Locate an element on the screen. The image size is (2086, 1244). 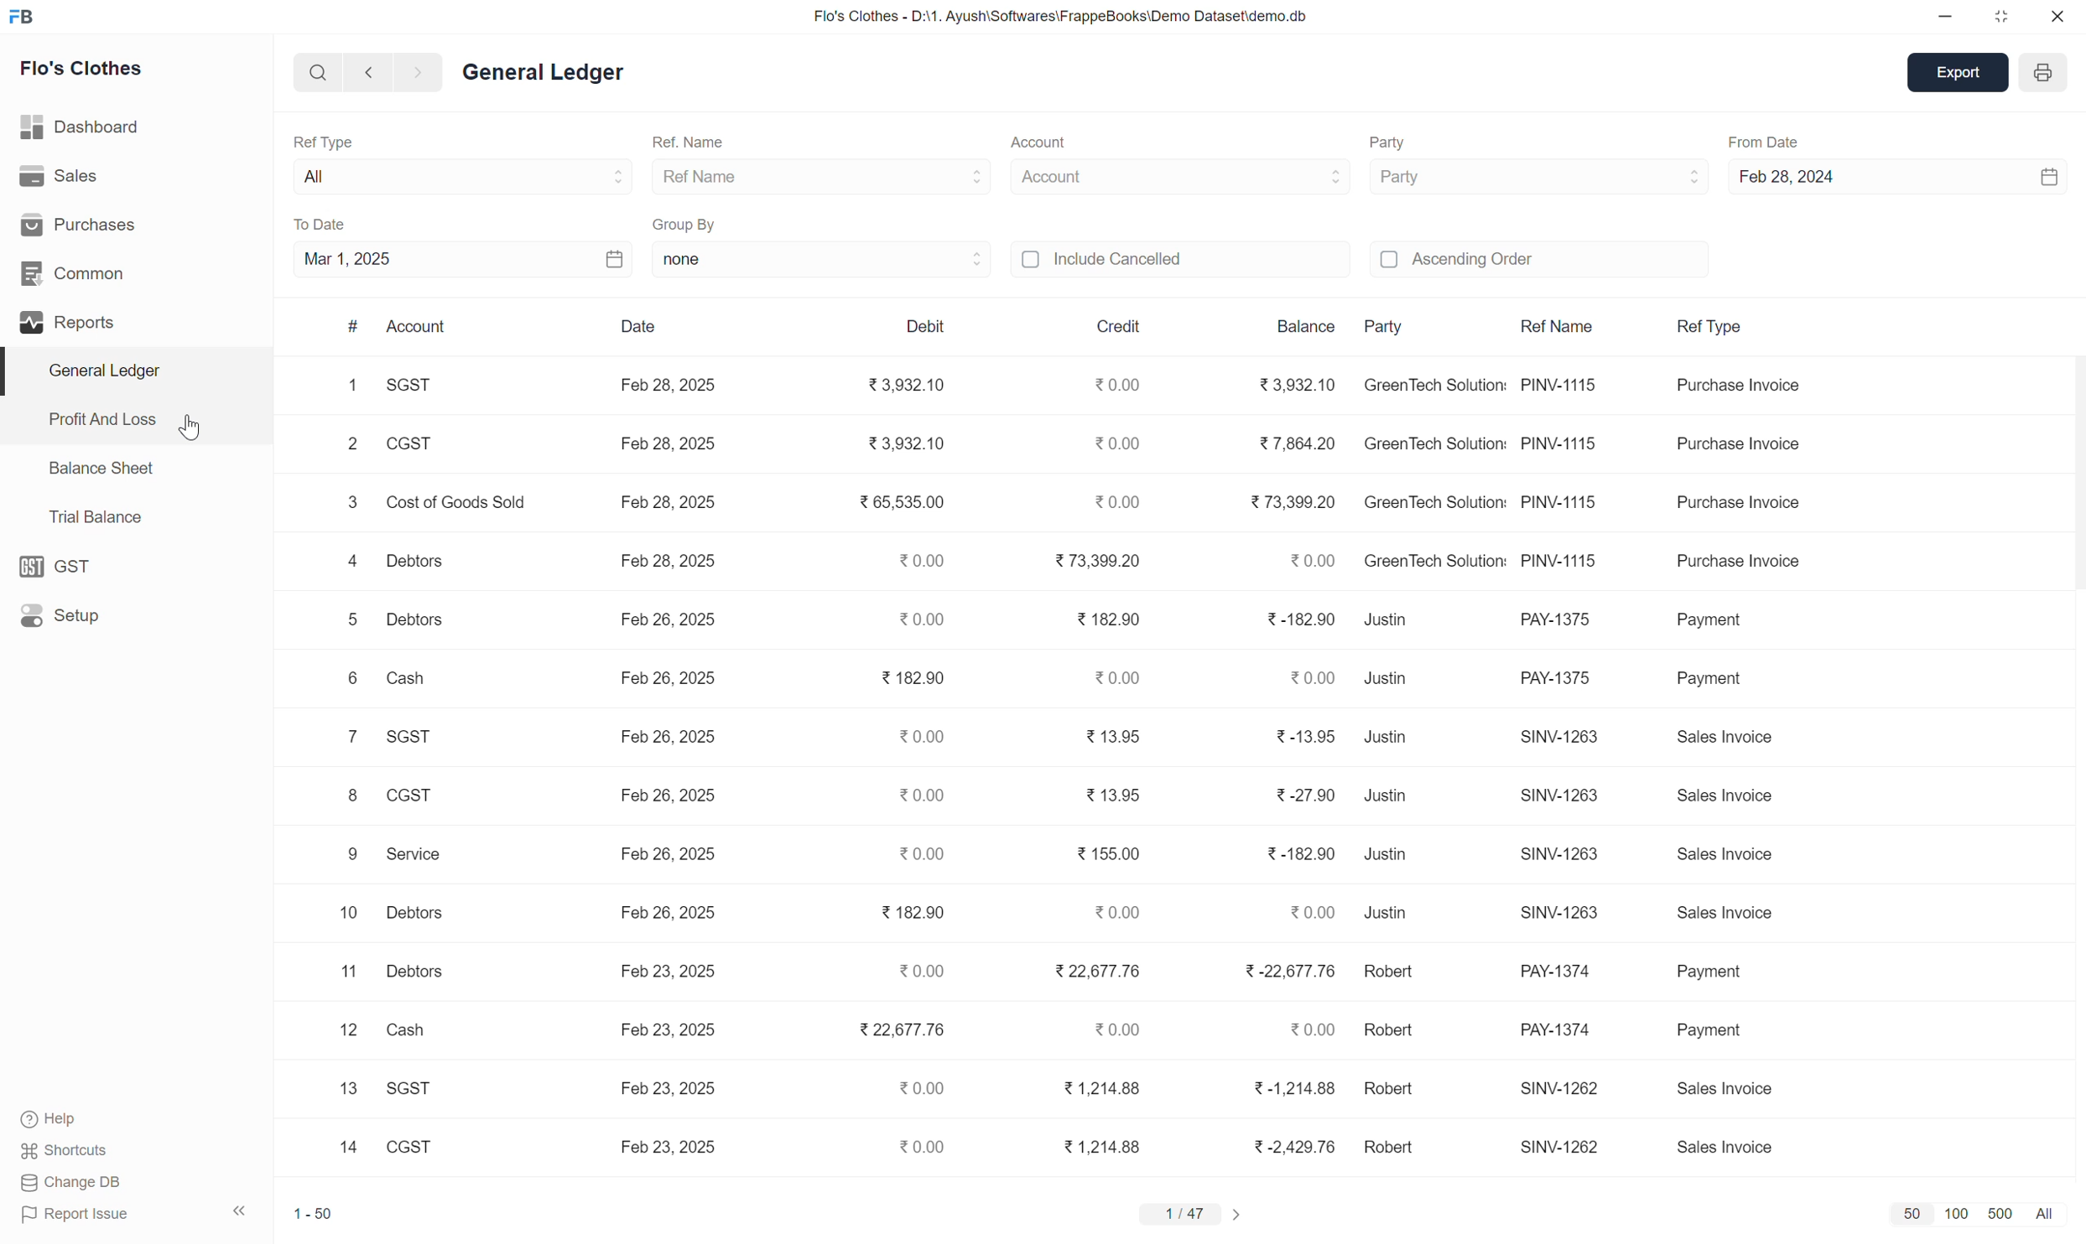
Purchases is located at coordinates (80, 229).